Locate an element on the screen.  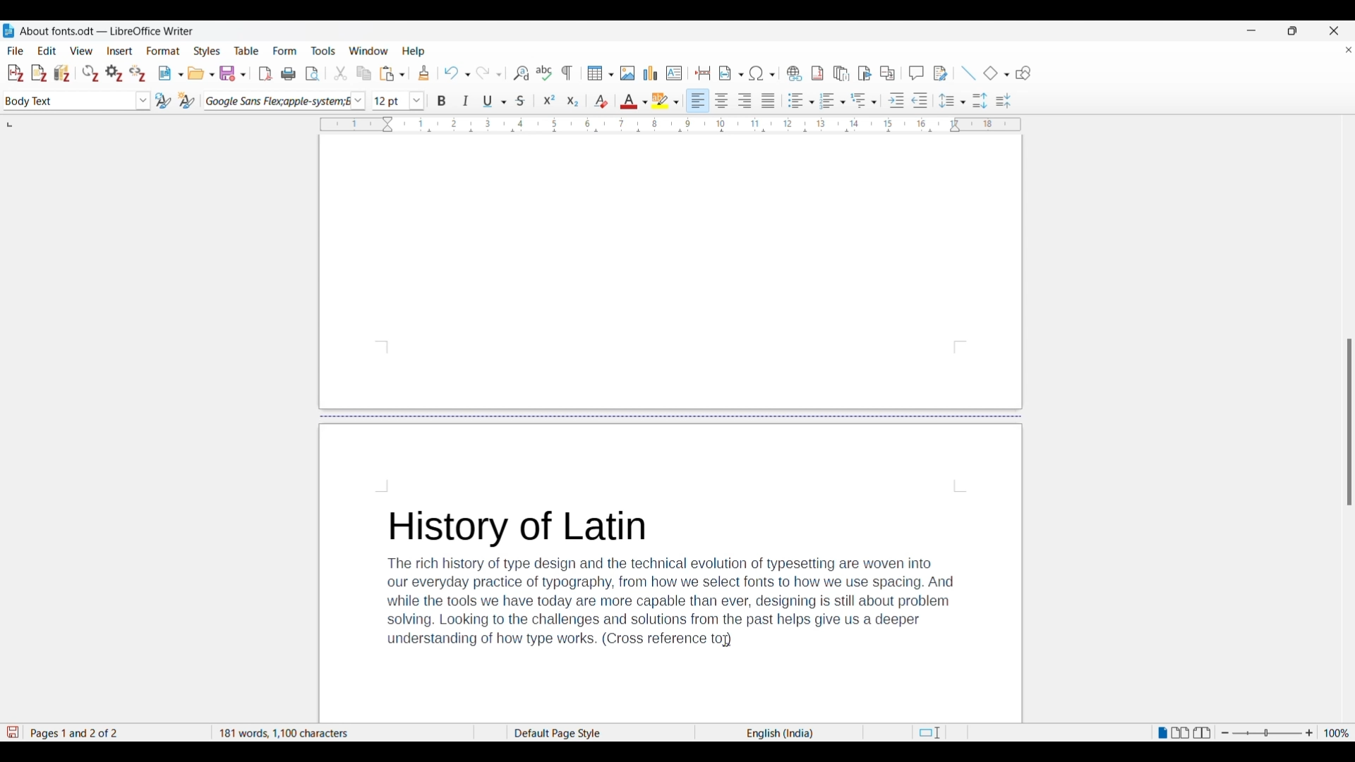
Special character options is located at coordinates (762, 73).